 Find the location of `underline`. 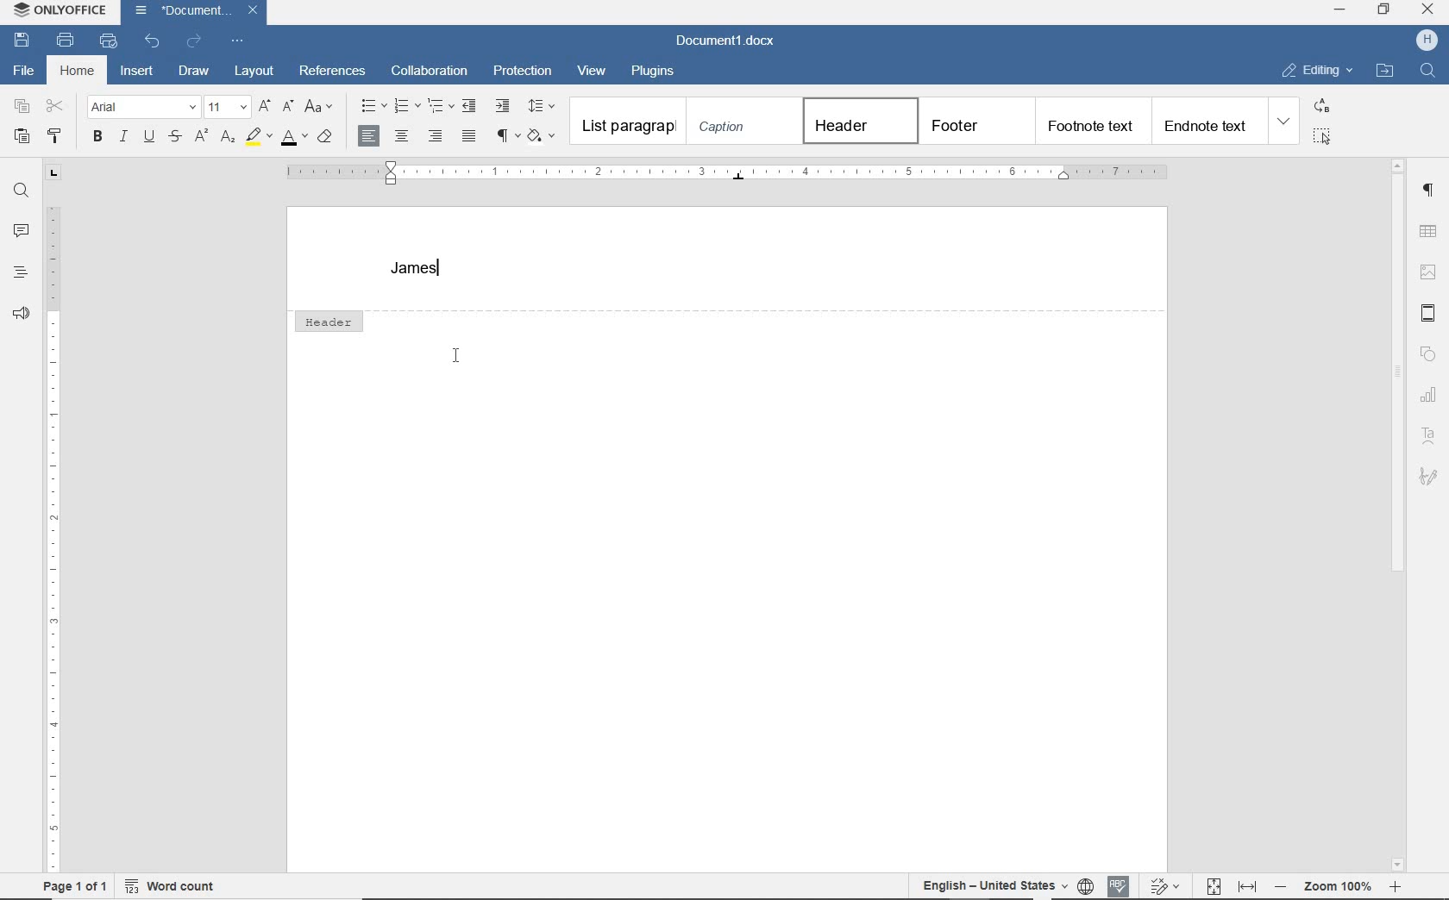

underline is located at coordinates (149, 138).